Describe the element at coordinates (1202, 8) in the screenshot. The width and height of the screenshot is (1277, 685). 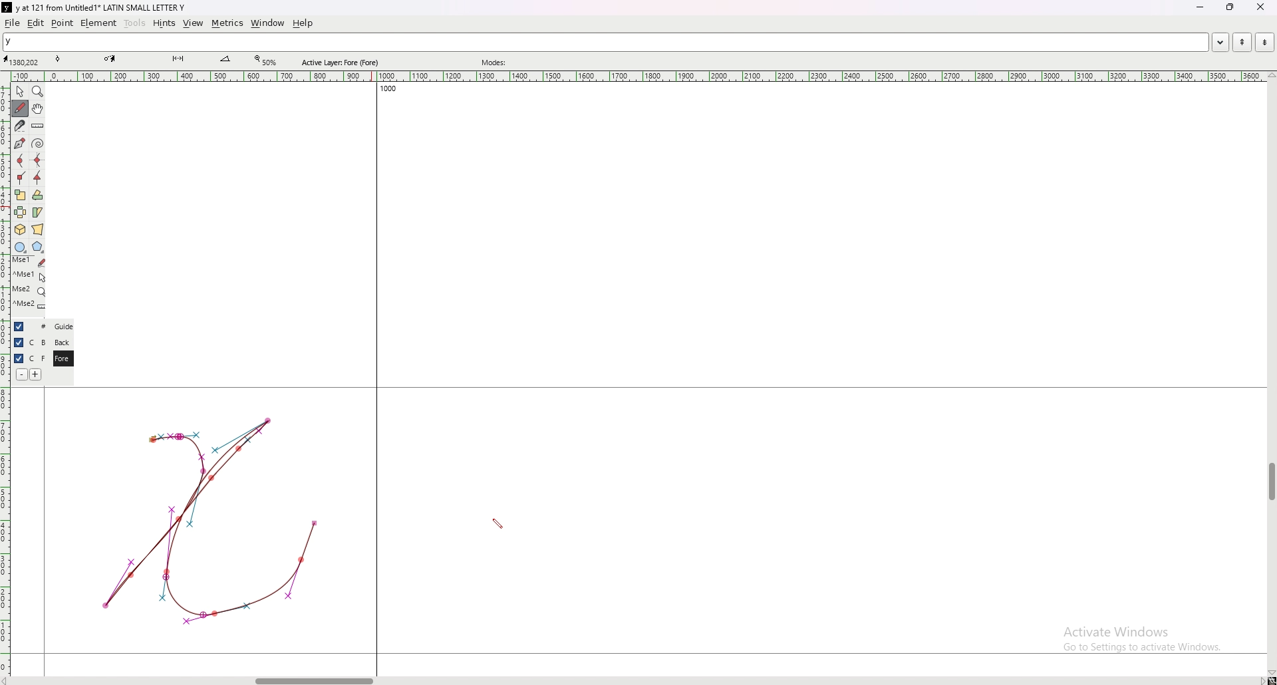
I see `minimize` at that location.